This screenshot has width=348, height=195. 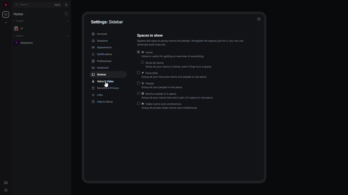 I want to click on home, so click(x=20, y=14).